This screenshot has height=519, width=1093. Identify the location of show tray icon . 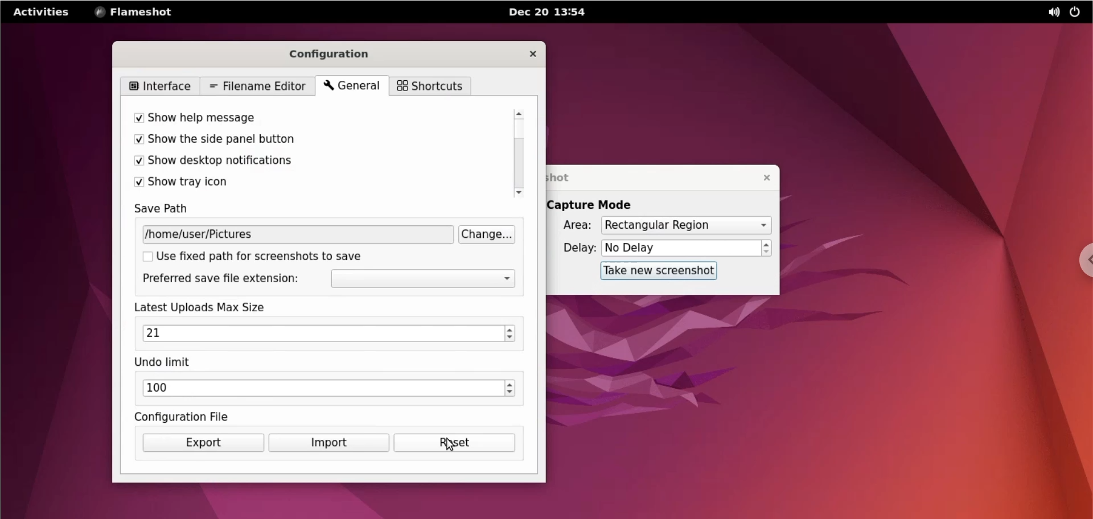
(312, 183).